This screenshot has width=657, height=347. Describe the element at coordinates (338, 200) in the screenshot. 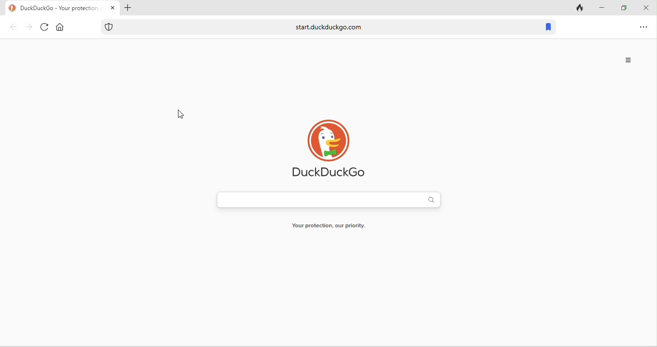

I see `search bar` at that location.